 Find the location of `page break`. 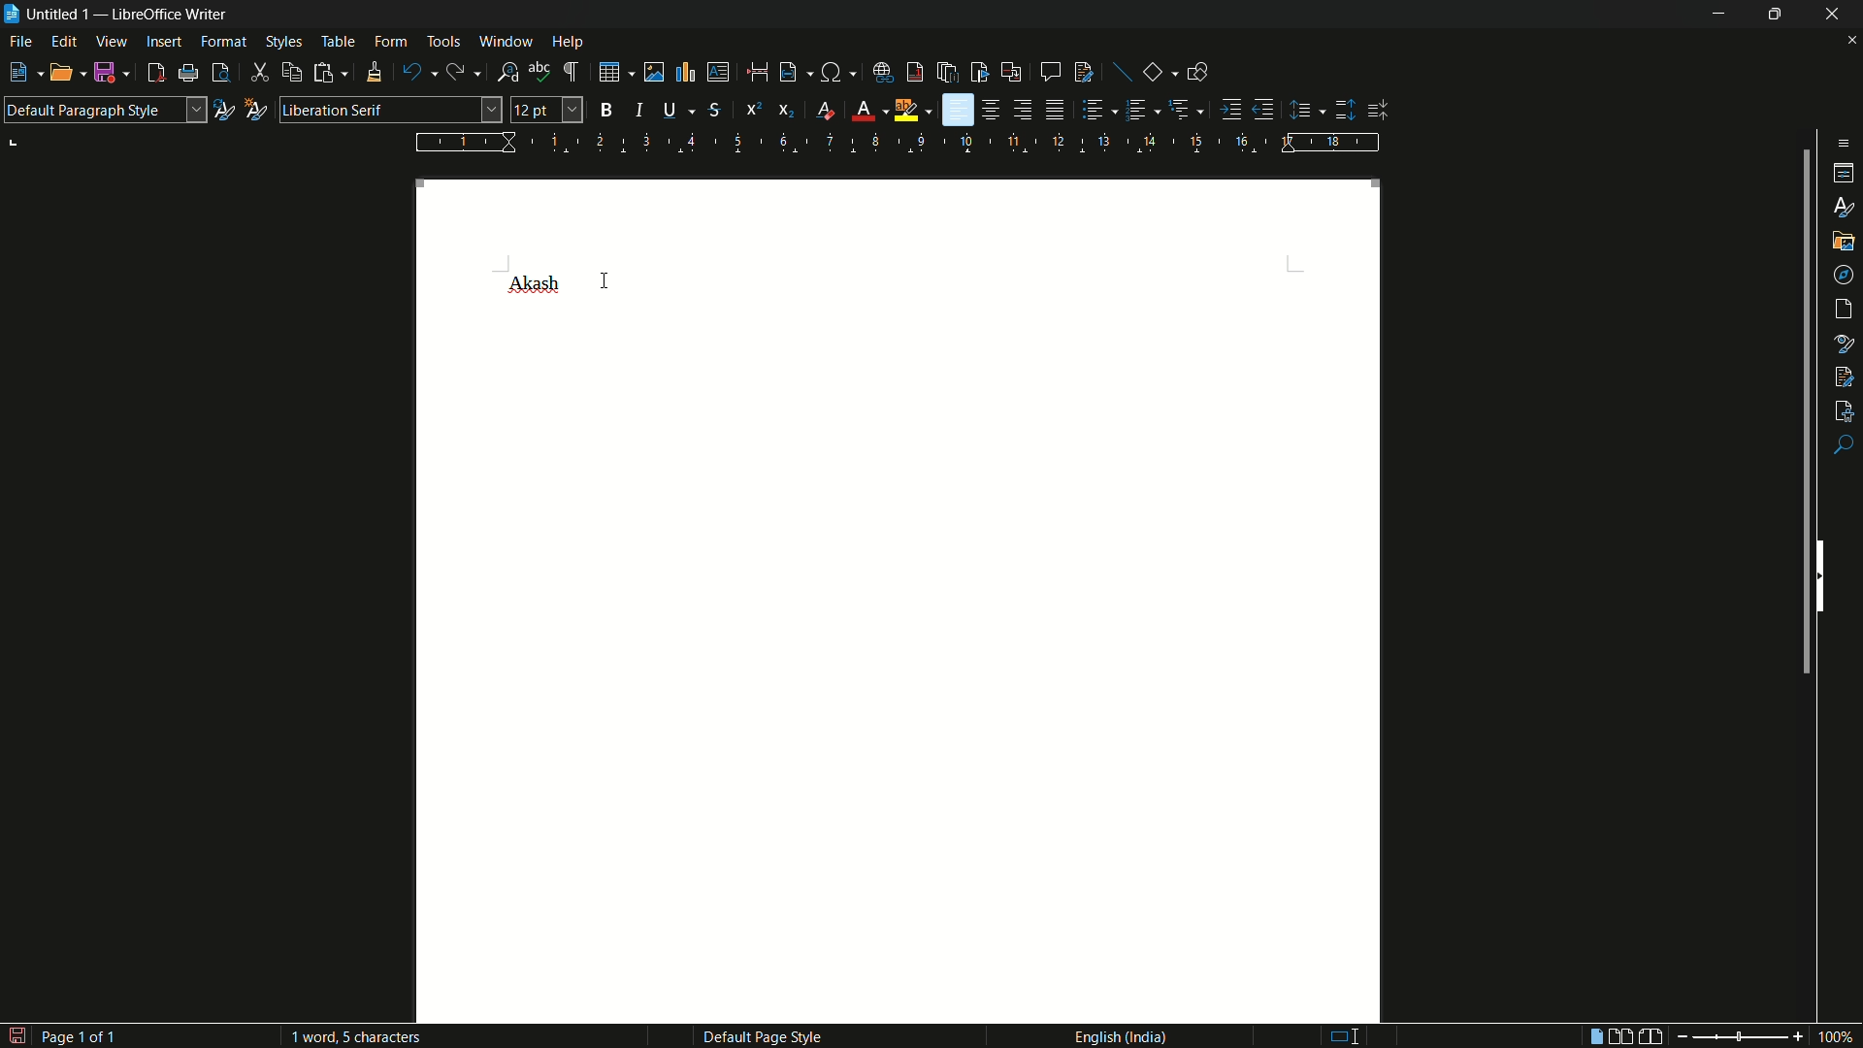

page break is located at coordinates (756, 72).